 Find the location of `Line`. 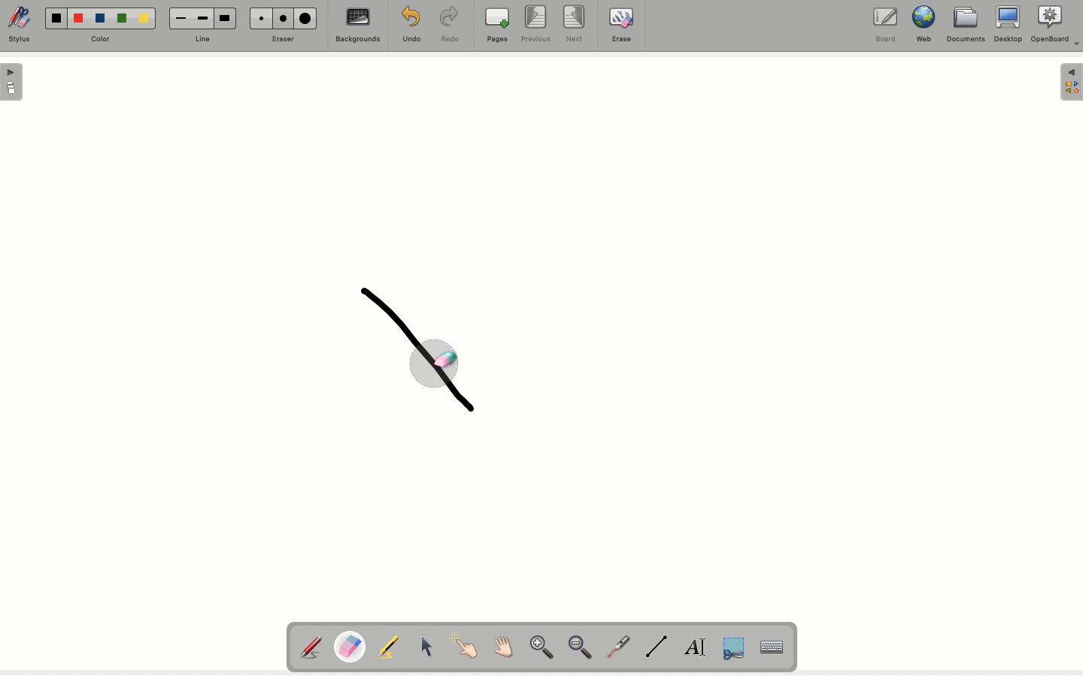

Line is located at coordinates (207, 38).